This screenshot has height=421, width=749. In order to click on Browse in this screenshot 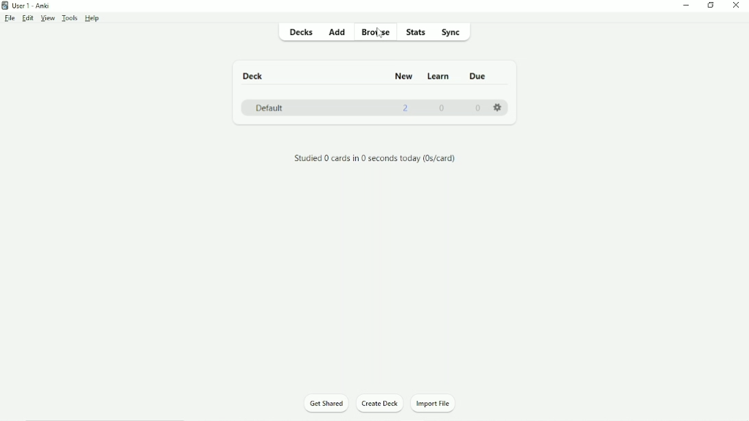, I will do `click(374, 31)`.